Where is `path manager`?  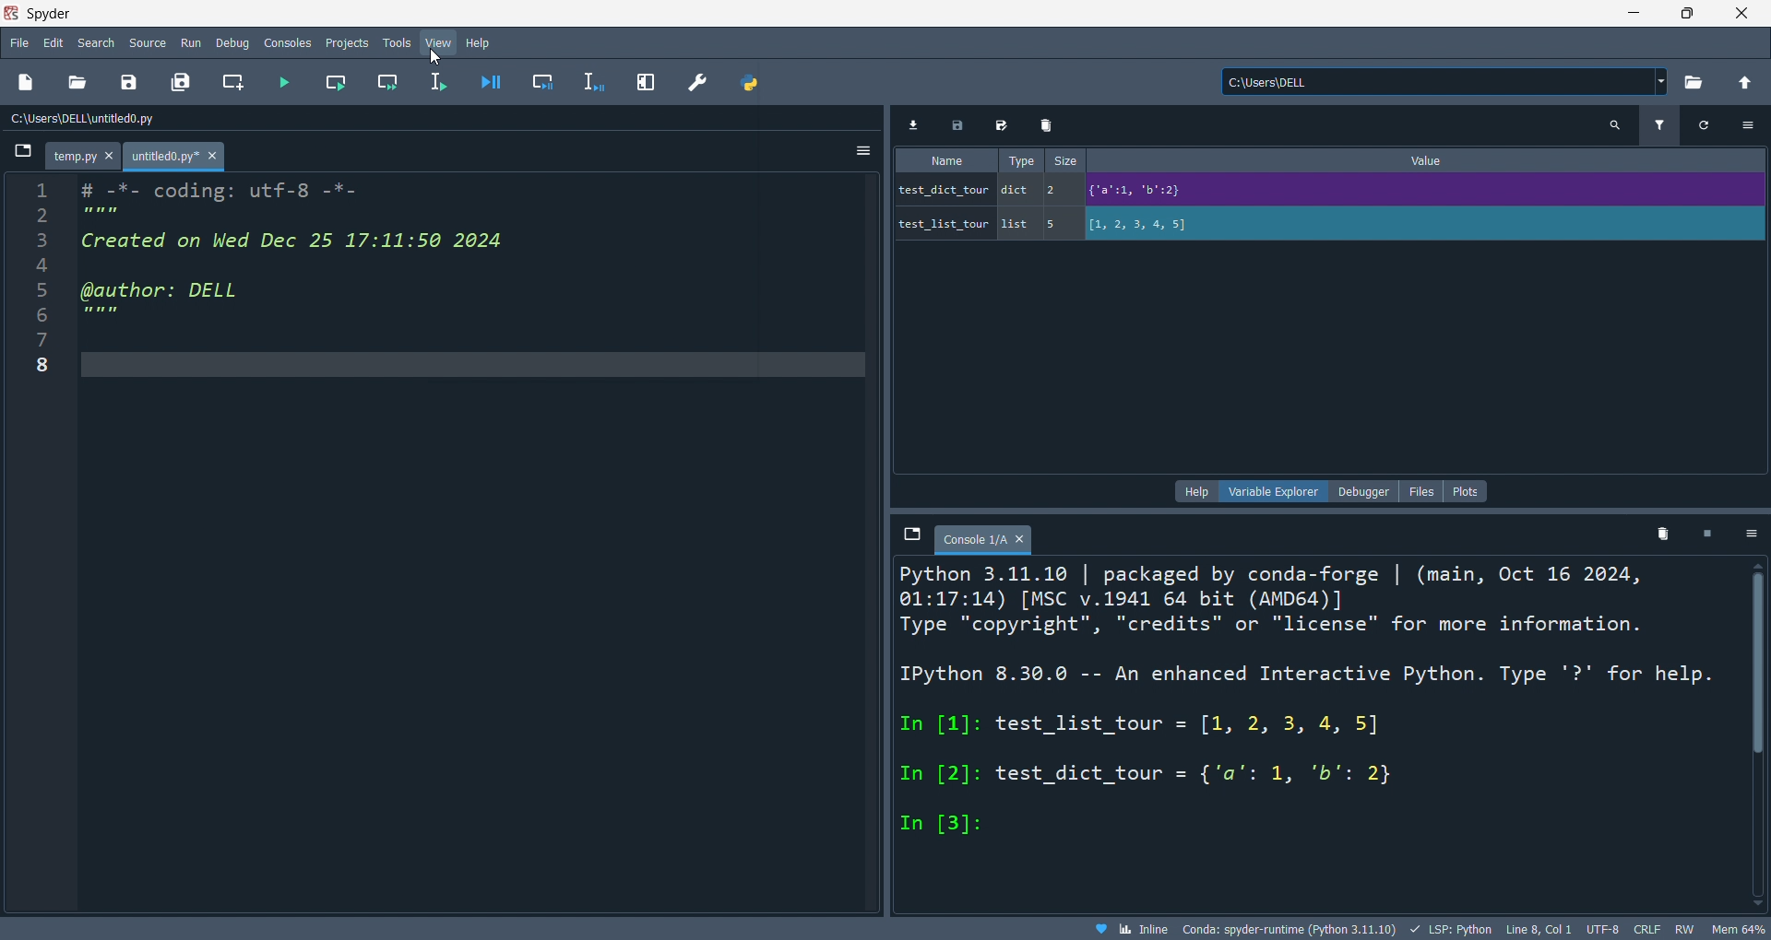 path manager is located at coordinates (747, 83).